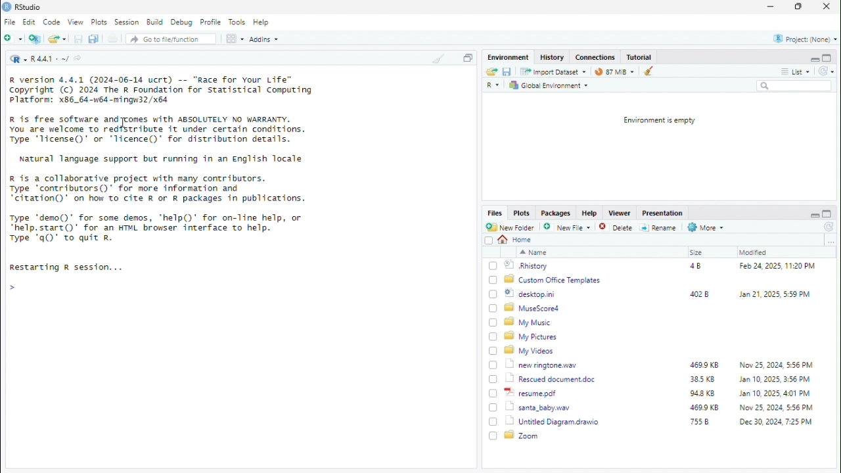 This screenshot has width=841, height=473. Describe the element at coordinates (236, 38) in the screenshot. I see `code view` at that location.